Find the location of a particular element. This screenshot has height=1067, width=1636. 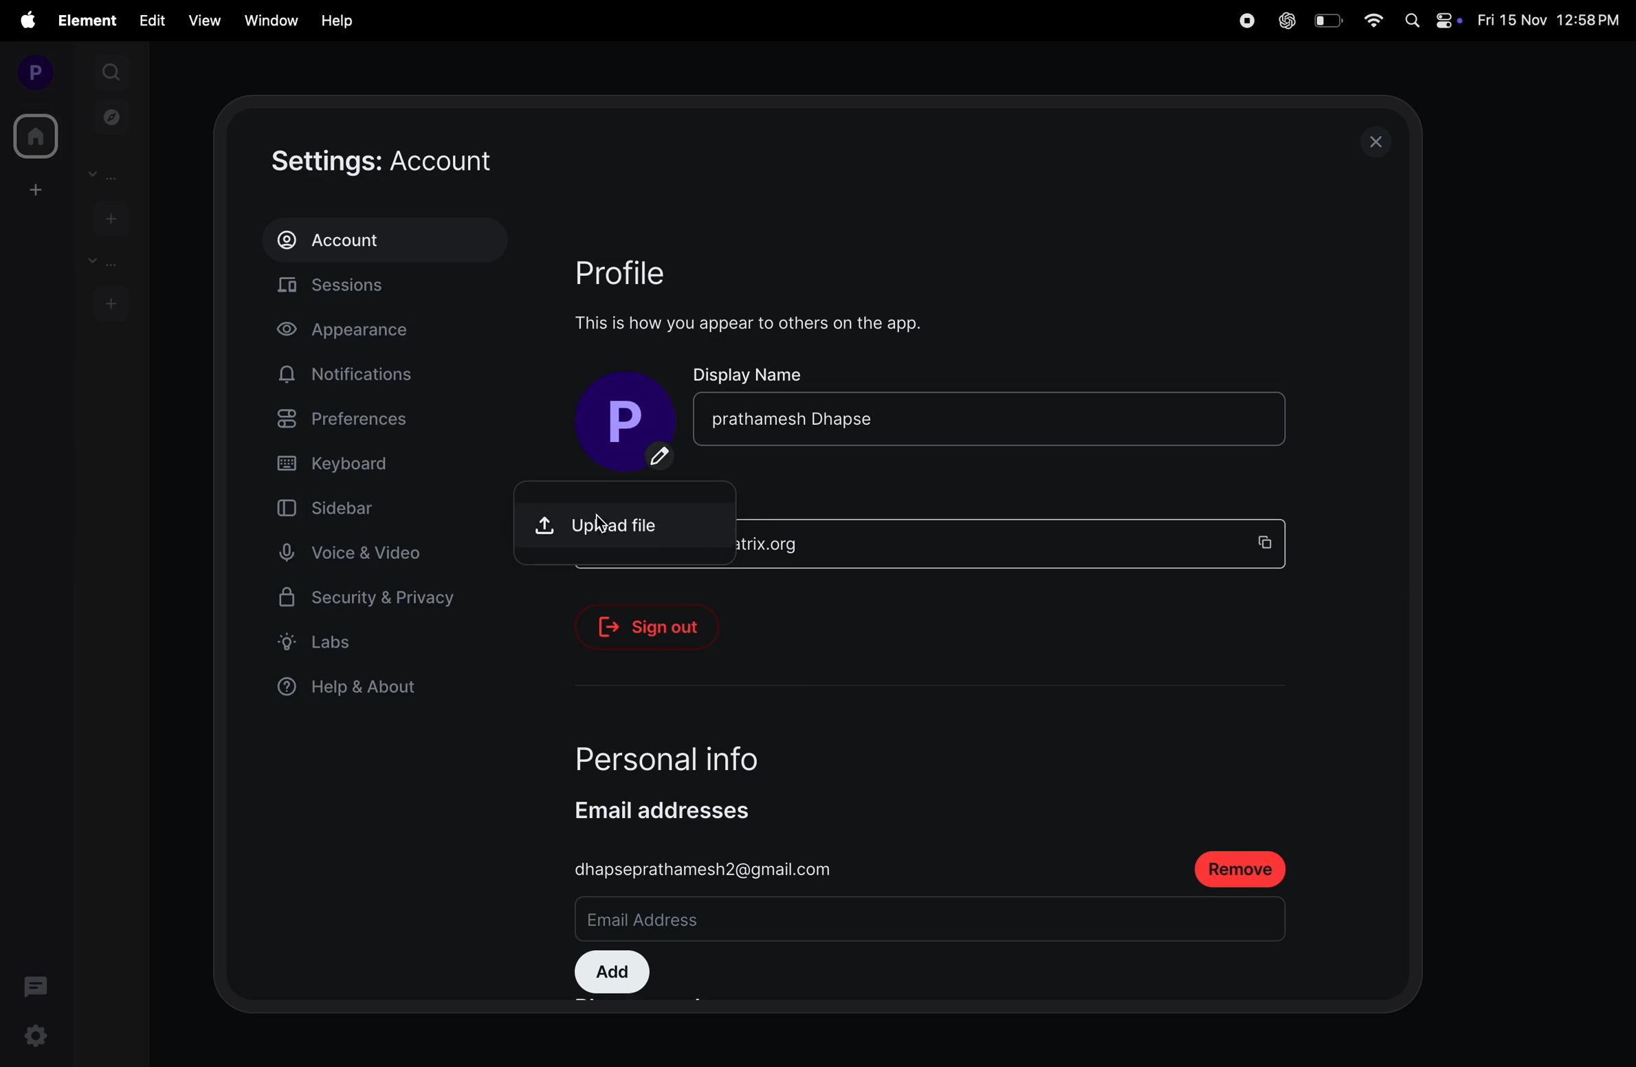

element is located at coordinates (89, 21).